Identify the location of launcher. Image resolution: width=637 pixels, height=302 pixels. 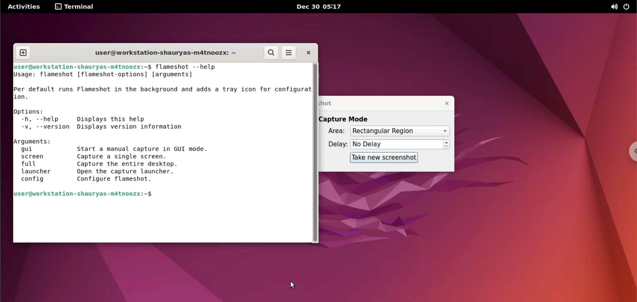
(36, 172).